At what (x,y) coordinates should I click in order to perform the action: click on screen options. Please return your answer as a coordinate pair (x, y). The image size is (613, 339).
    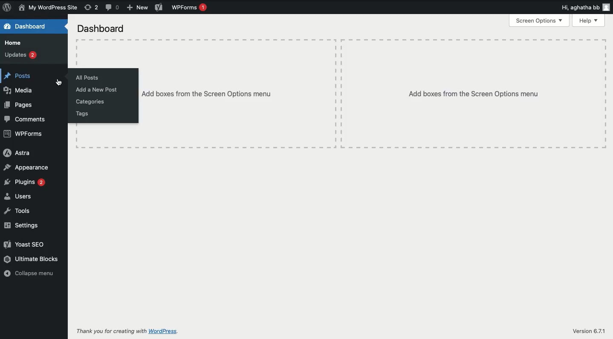
    Looking at the image, I should click on (540, 20).